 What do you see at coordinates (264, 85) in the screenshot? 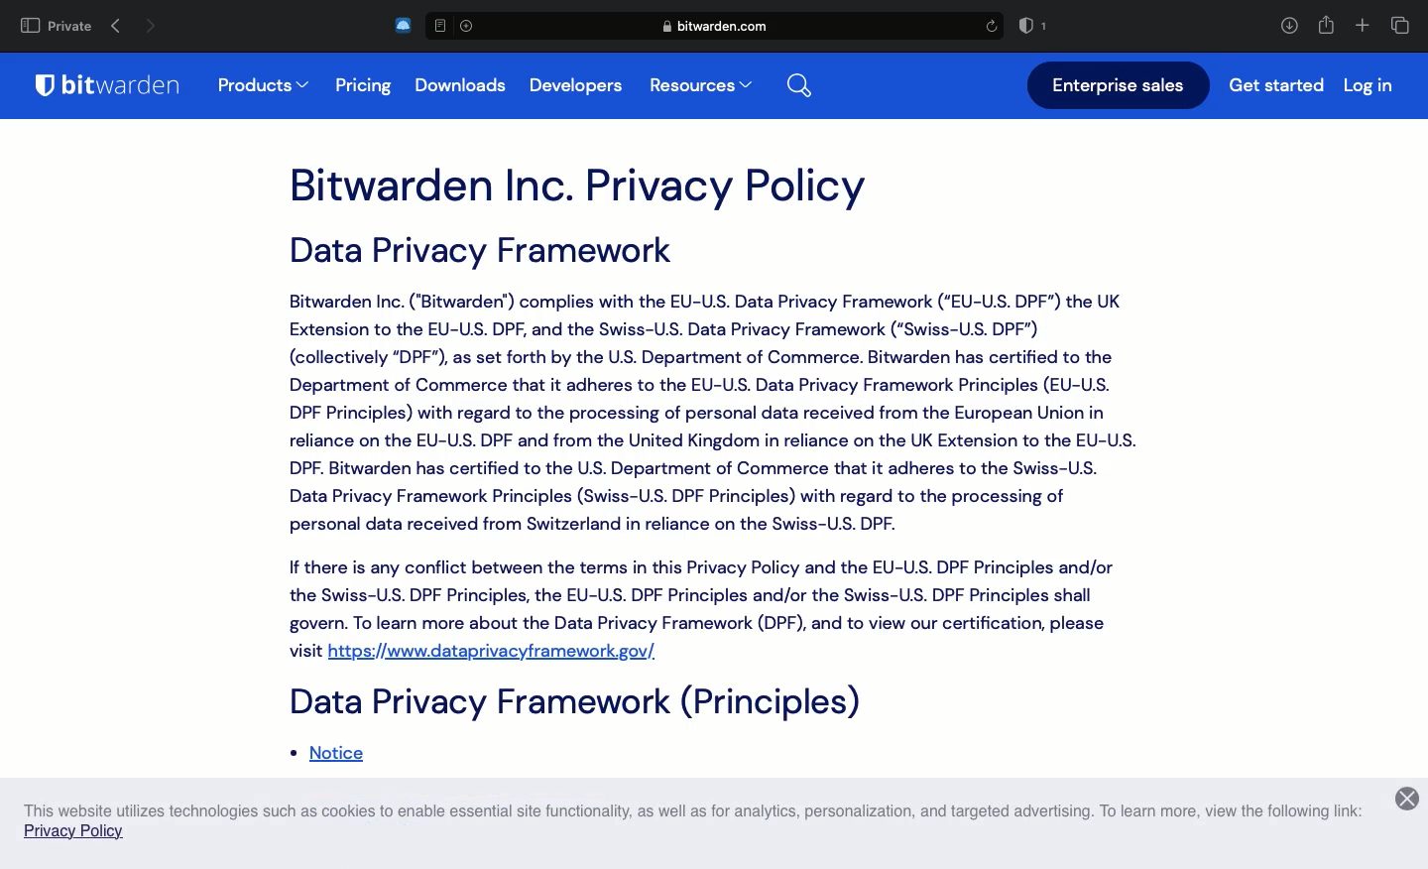
I see `products` at bounding box center [264, 85].